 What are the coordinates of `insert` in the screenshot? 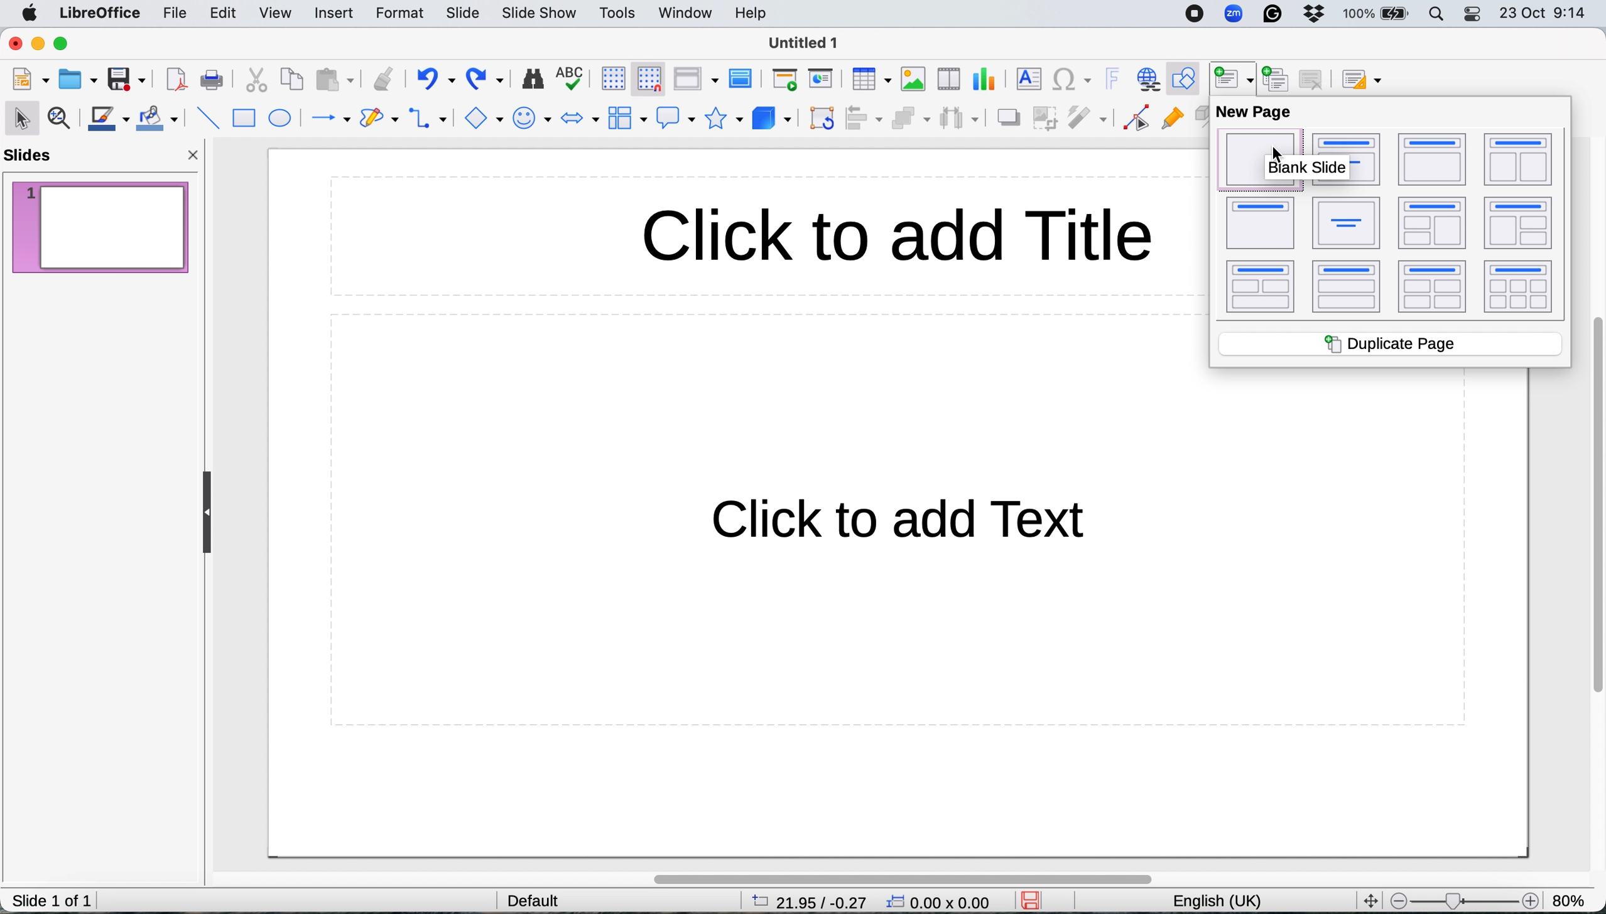 It's located at (335, 12).